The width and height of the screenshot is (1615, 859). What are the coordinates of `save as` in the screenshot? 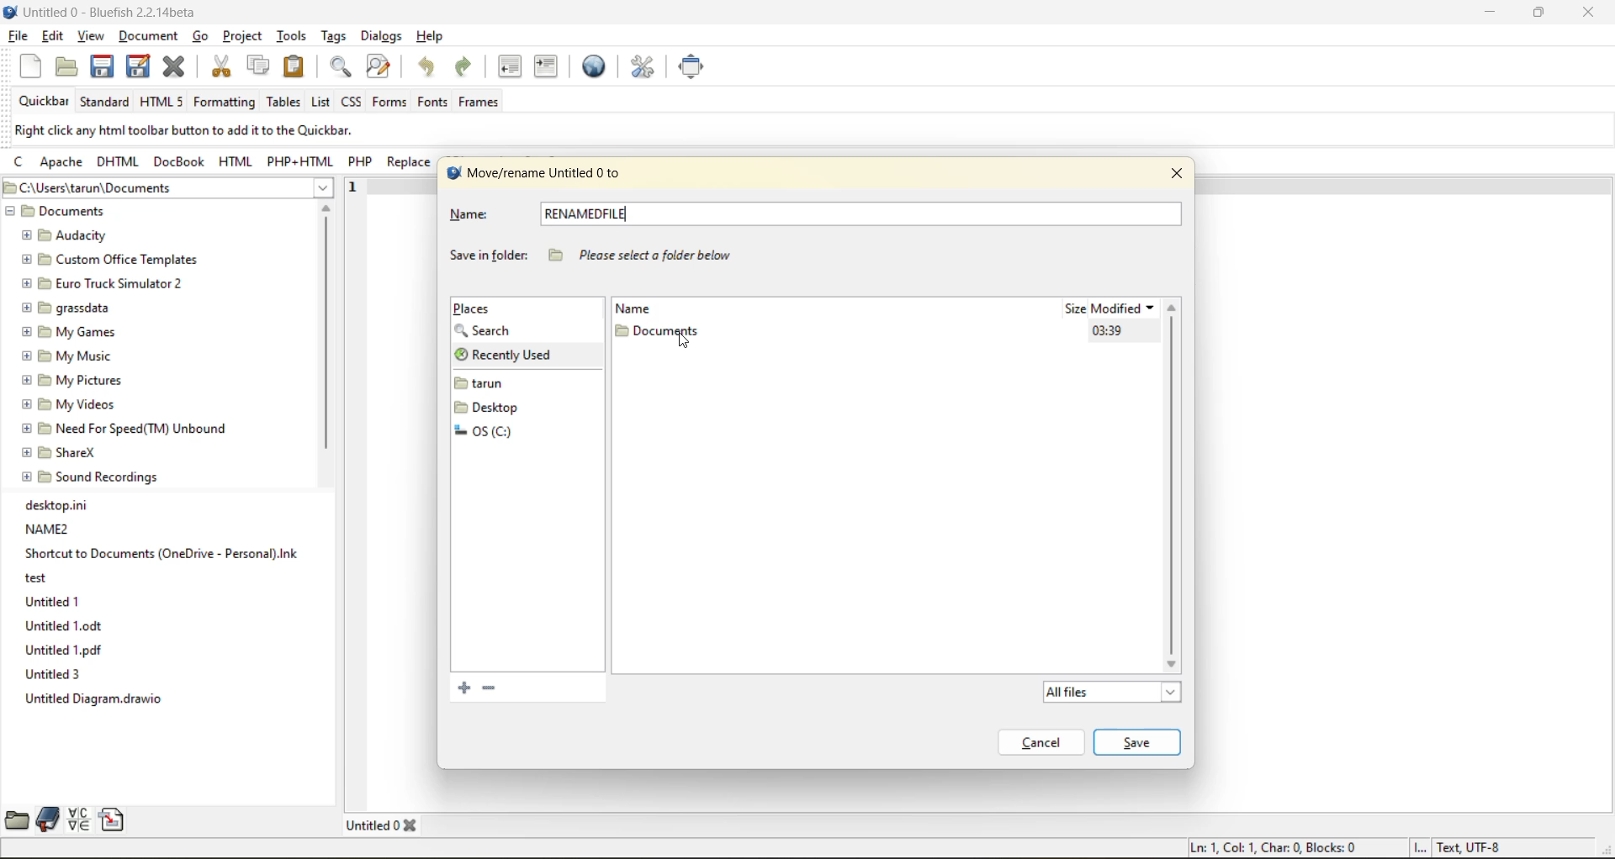 It's located at (134, 71).